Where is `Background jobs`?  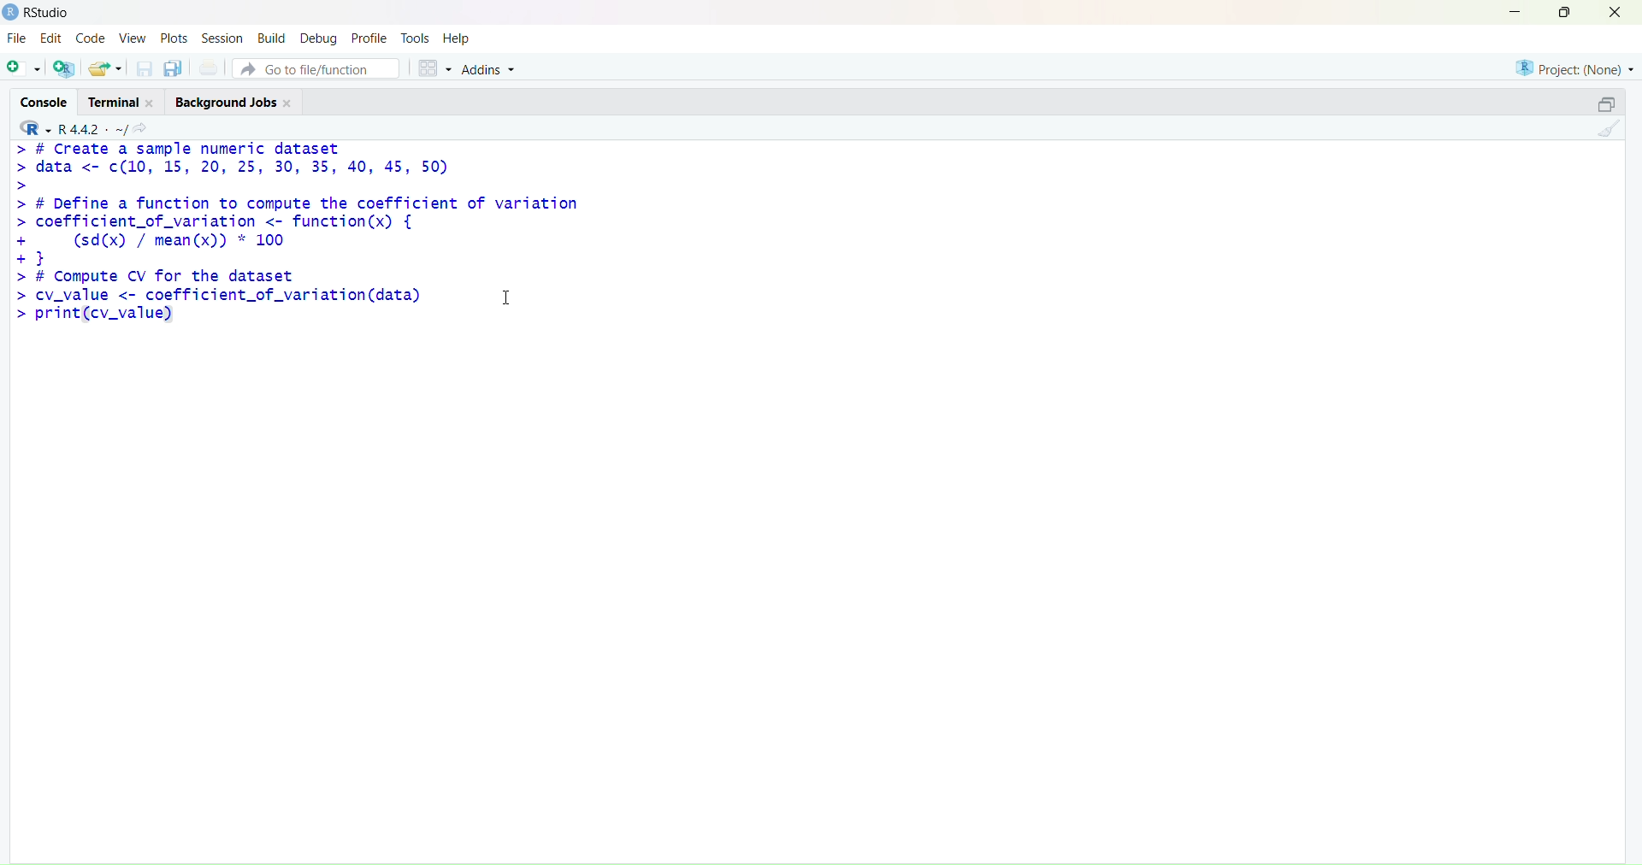
Background jobs is located at coordinates (225, 104).